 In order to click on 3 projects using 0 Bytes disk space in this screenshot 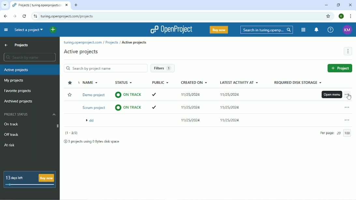, I will do `click(92, 141)`.